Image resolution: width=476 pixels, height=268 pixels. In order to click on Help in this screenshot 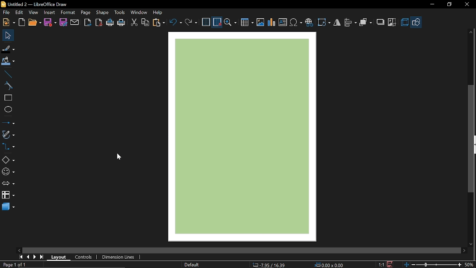, I will do `click(158, 12)`.